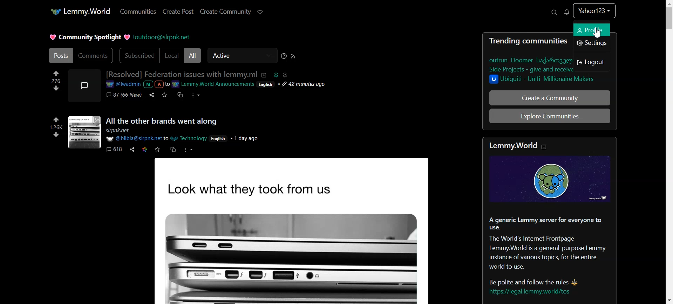  What do you see at coordinates (196, 95) in the screenshot?
I see `More` at bounding box center [196, 95].